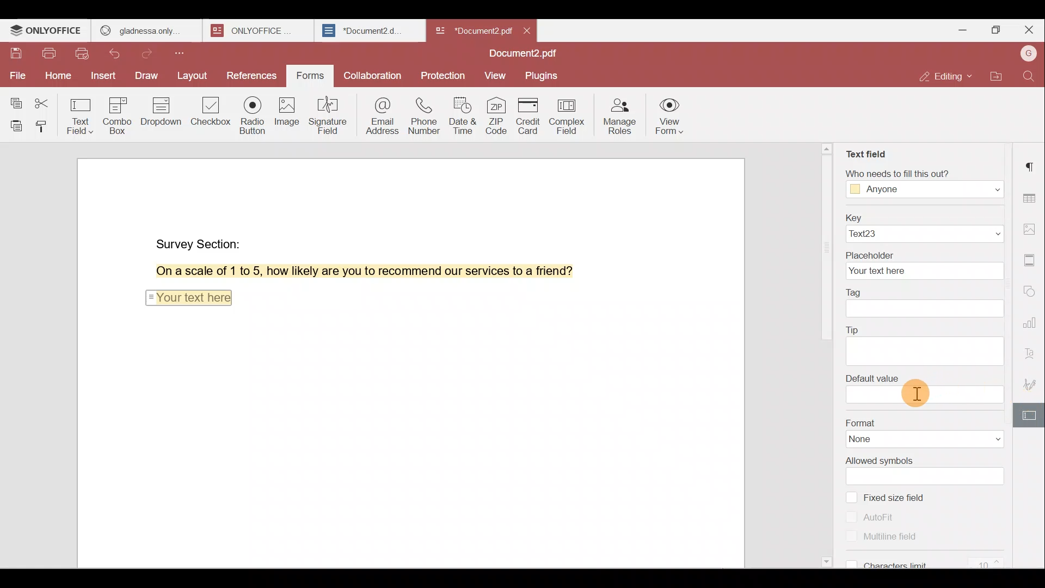 Image resolution: width=1045 pixels, height=588 pixels. I want to click on Signature settings, so click(1033, 383).